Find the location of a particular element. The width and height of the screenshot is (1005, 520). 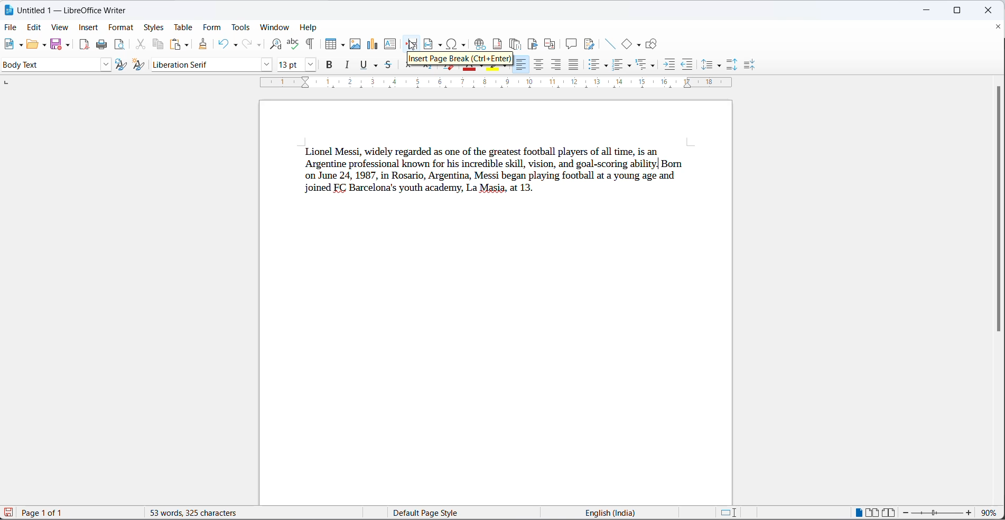

subscript is located at coordinates (427, 68).